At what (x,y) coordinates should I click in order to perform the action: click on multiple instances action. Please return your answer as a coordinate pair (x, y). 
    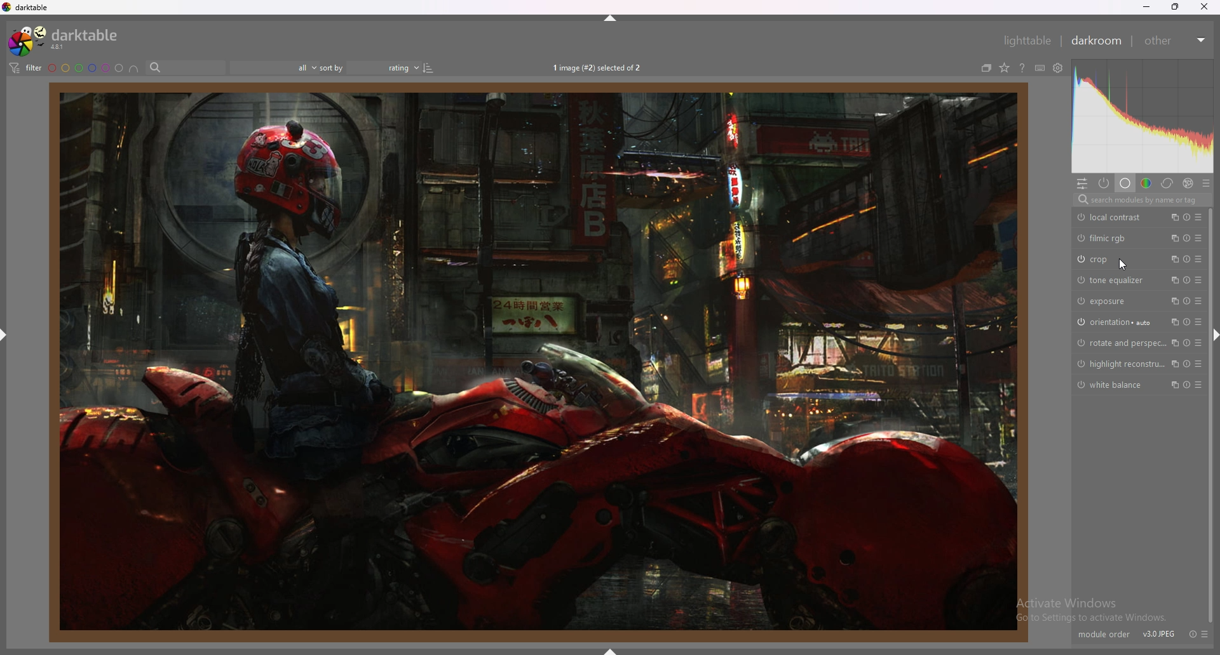
    Looking at the image, I should click on (1172, 238).